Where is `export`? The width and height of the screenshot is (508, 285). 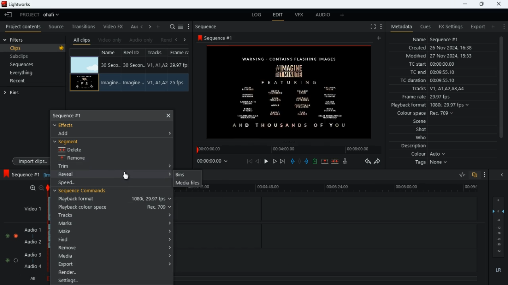 export is located at coordinates (476, 27).